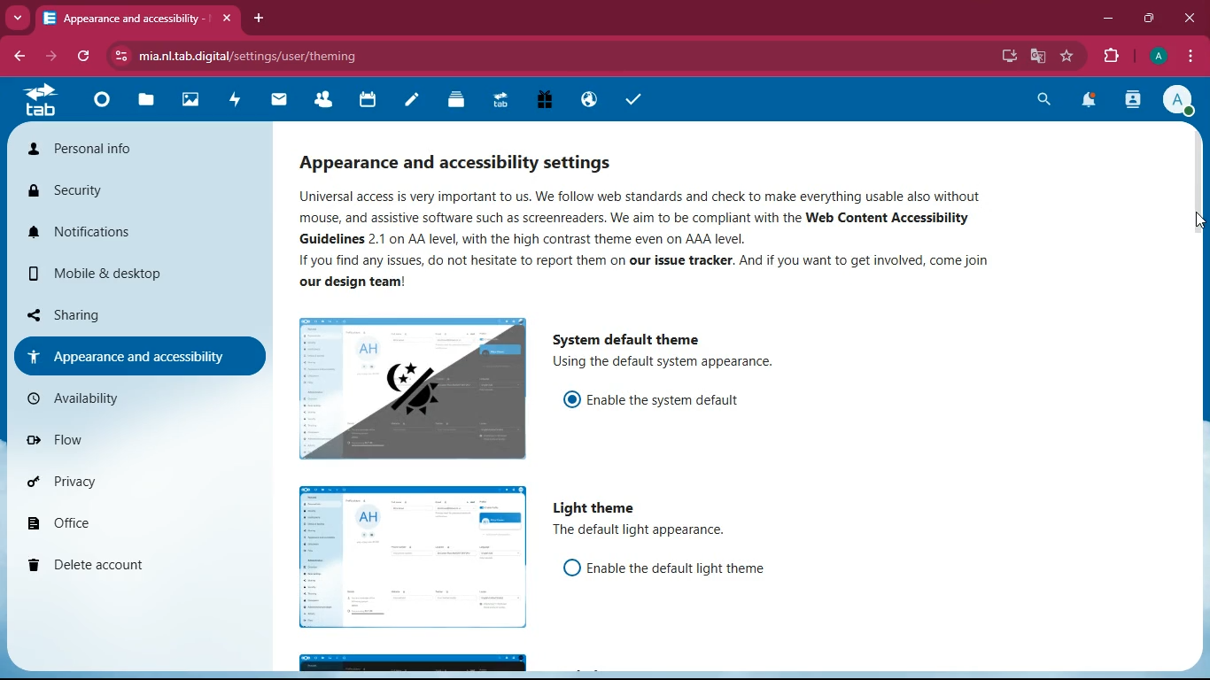 This screenshot has height=680, width=1210. Describe the element at coordinates (592, 100) in the screenshot. I see `public` at that location.